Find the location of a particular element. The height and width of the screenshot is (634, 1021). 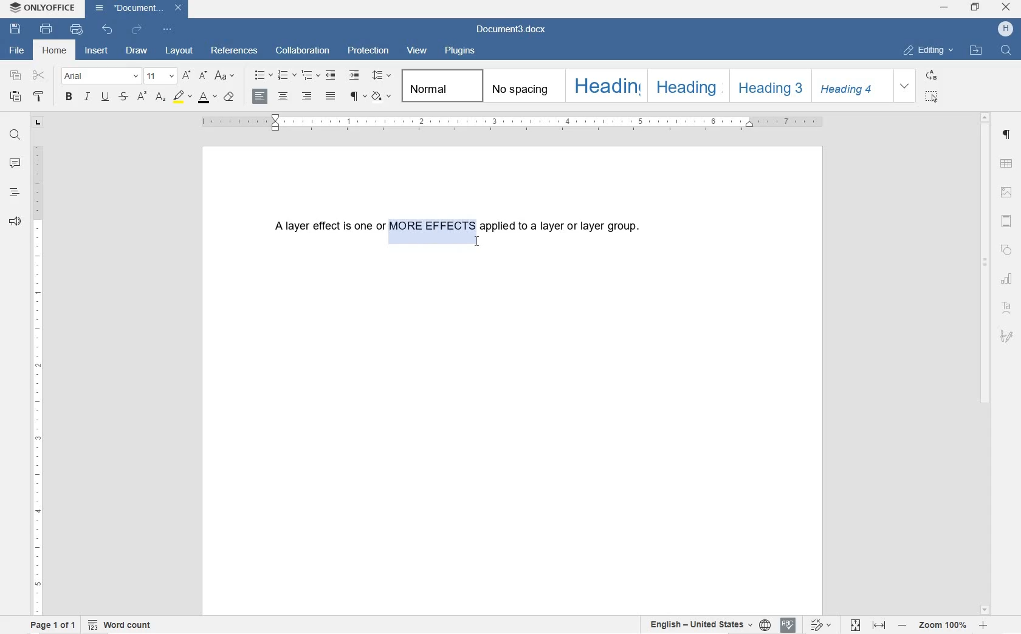

PAGE 1 OF 1 is located at coordinates (53, 625).